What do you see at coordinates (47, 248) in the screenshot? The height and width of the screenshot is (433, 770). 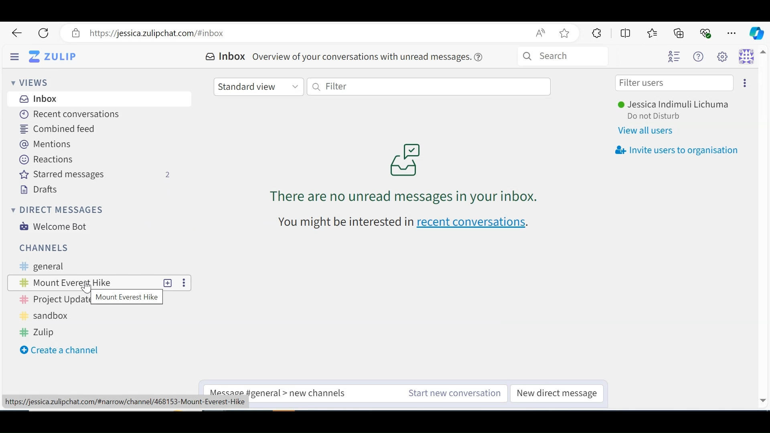 I see `Channels` at bounding box center [47, 248].